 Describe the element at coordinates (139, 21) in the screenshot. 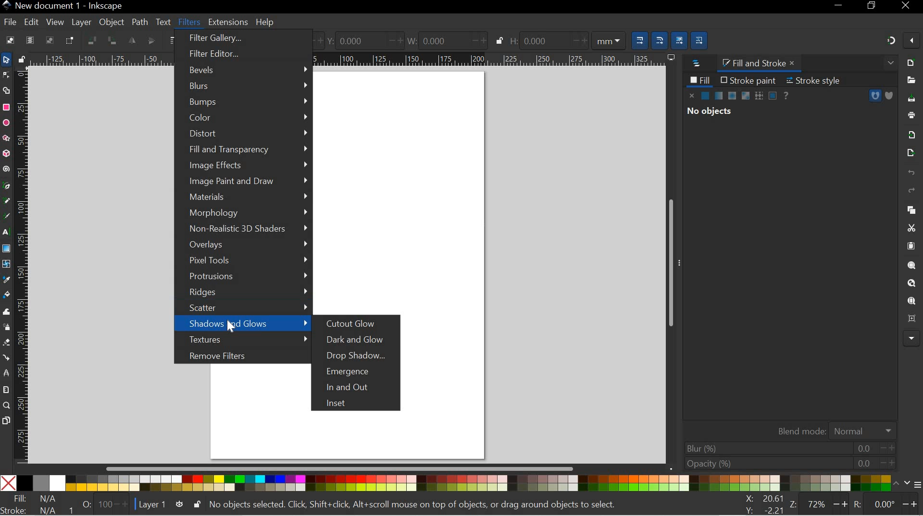

I see `PATH` at that location.